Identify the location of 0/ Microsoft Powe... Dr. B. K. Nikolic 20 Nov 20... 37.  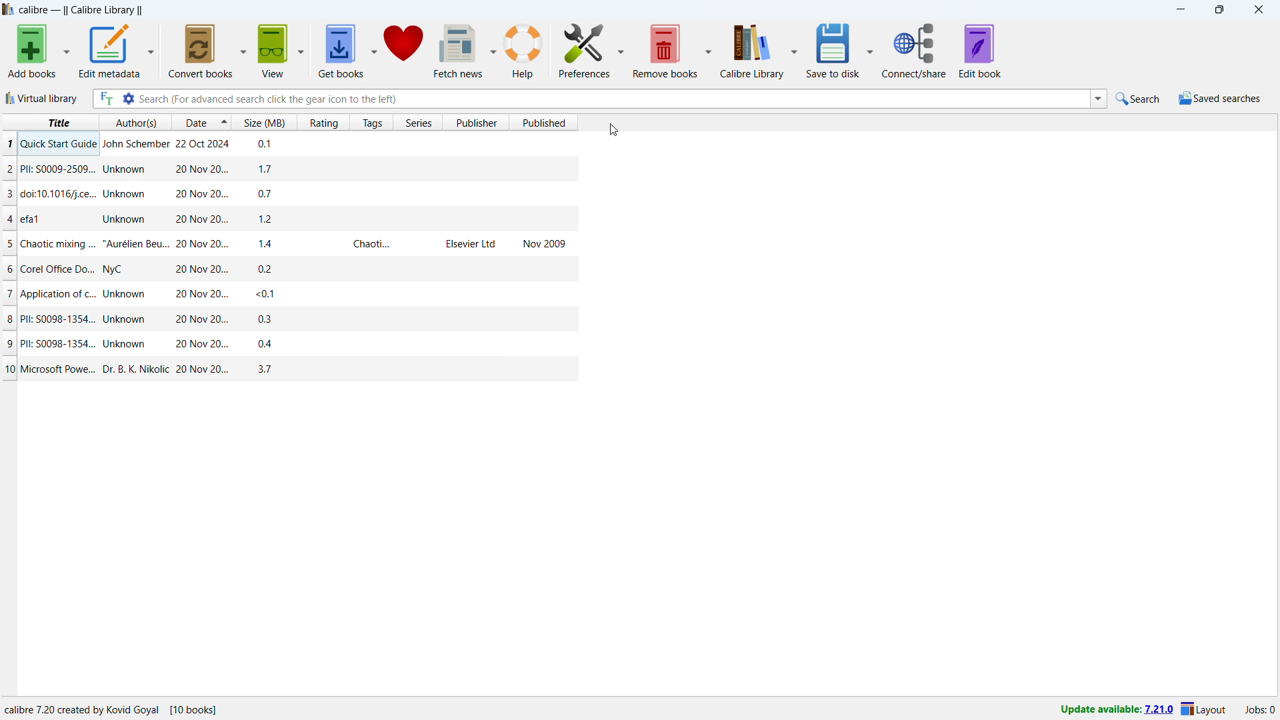
(288, 370).